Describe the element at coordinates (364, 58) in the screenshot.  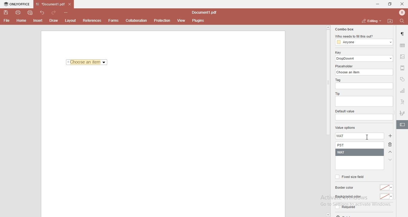
I see `dropdown 4` at that location.